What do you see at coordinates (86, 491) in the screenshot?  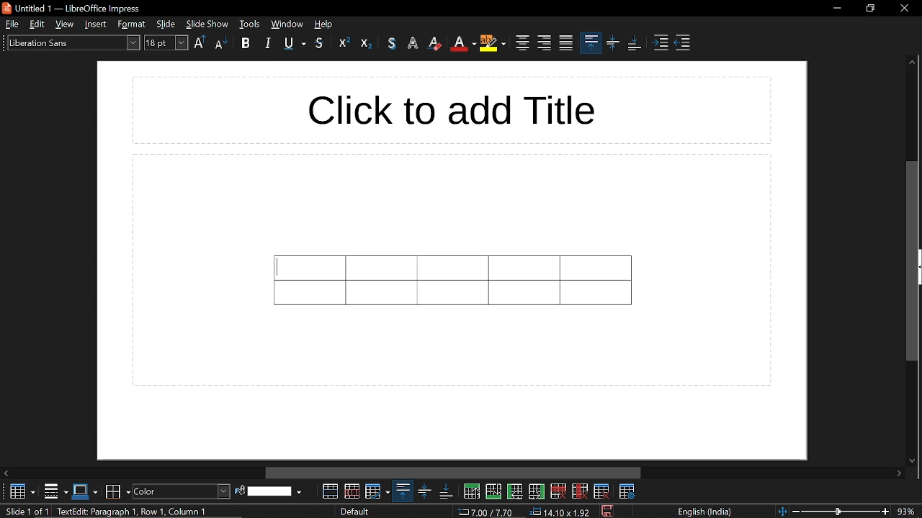 I see `border style` at bounding box center [86, 491].